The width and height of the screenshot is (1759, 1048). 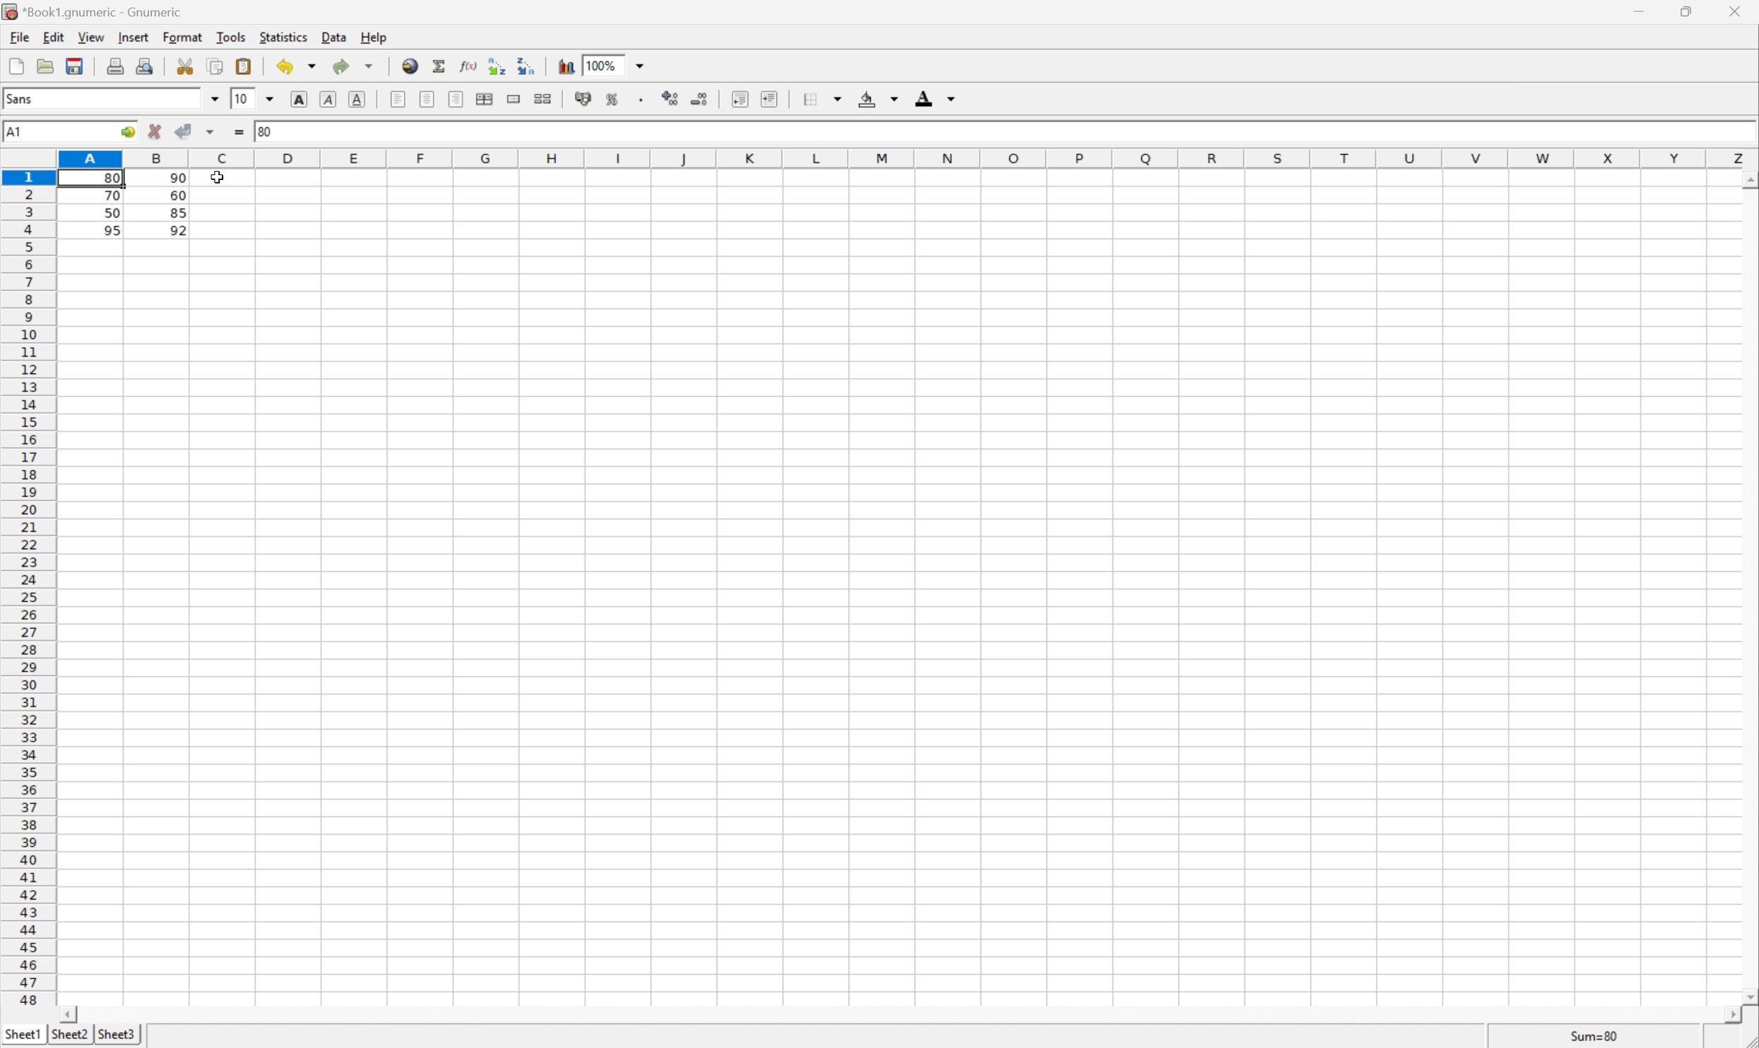 I want to click on Sheet2, so click(x=69, y=1035).